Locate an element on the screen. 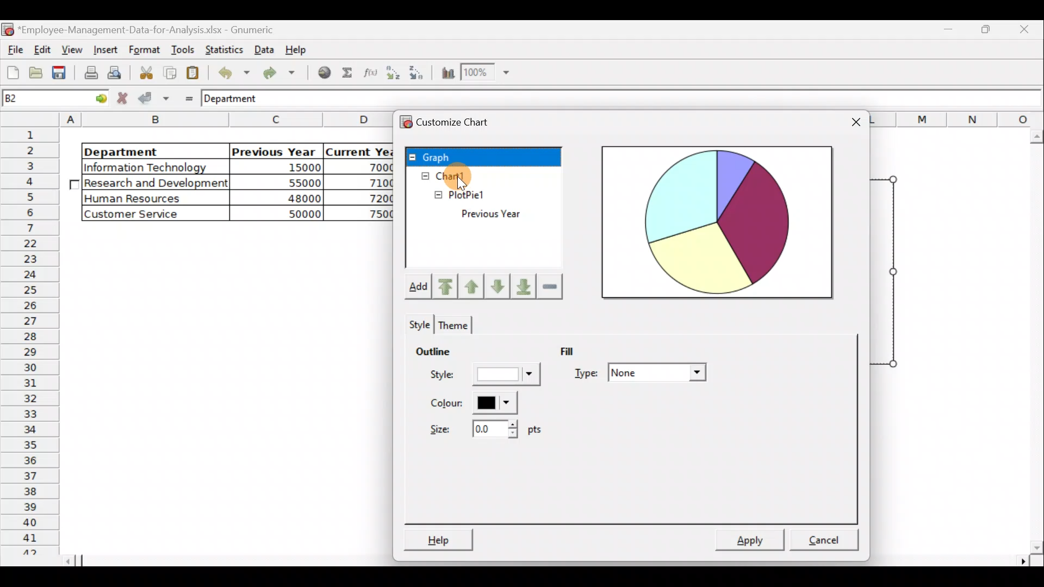 The width and height of the screenshot is (1044, 587). Scroll bar is located at coordinates (1034, 342).